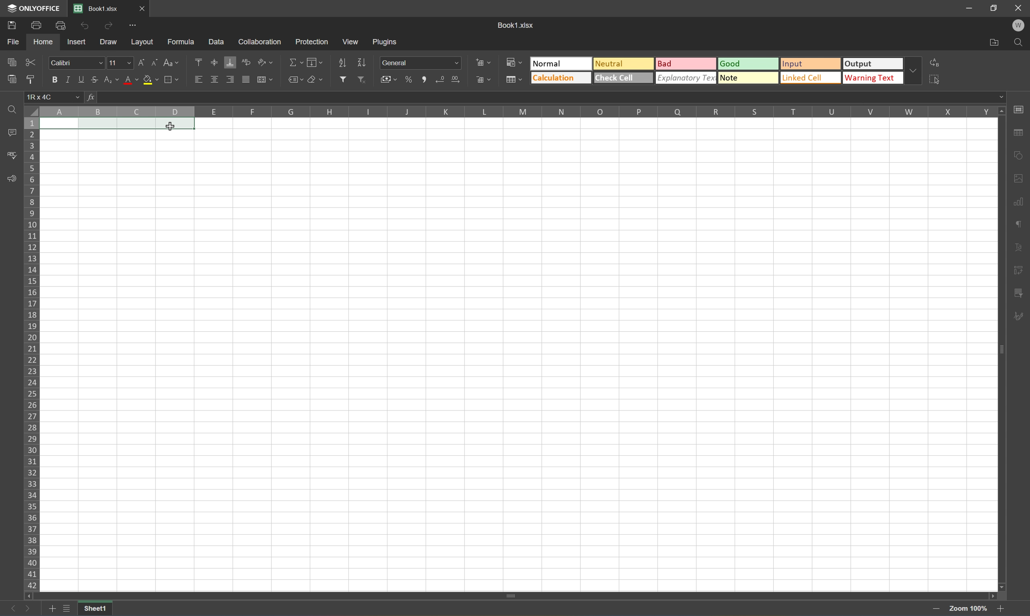 This screenshot has height=616, width=1030. I want to click on Neutral, so click(621, 62).